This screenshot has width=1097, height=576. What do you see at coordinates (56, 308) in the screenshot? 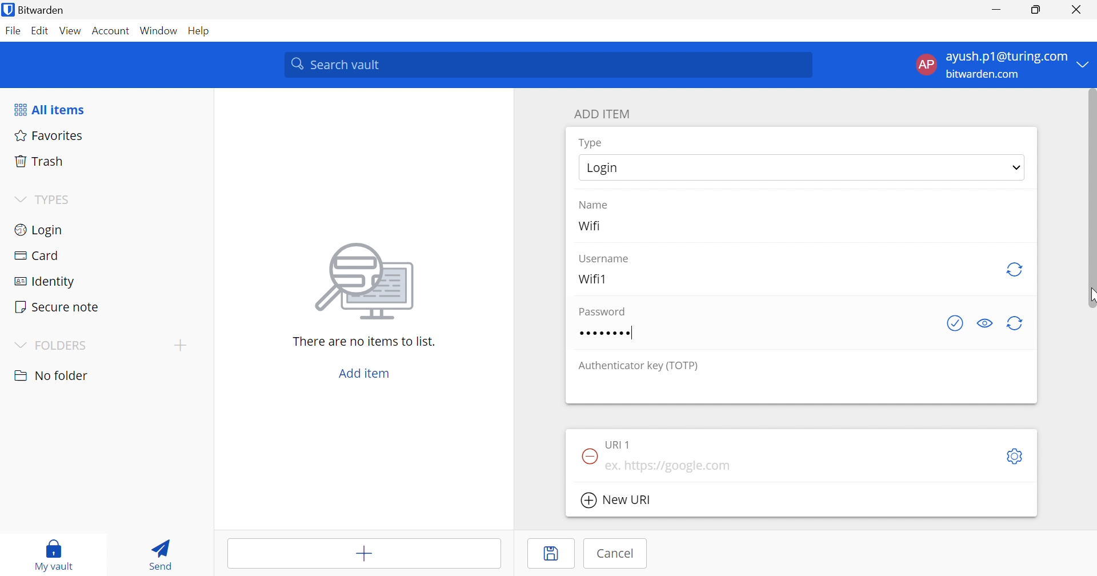
I see `Secure note` at bounding box center [56, 308].